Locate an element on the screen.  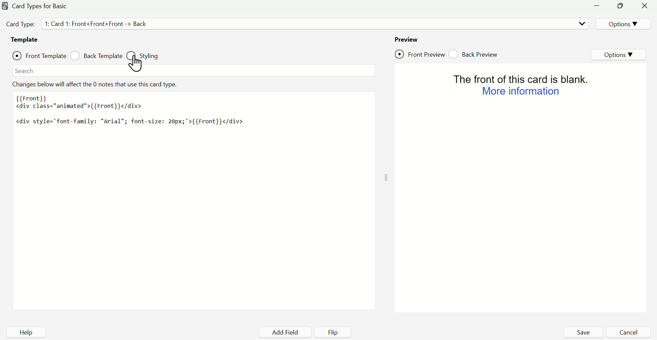
Cursor on Styling is located at coordinates (139, 65).